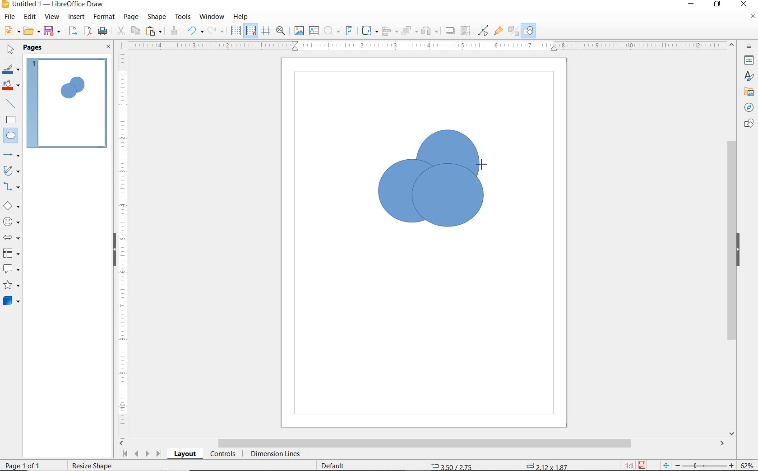 This screenshot has width=758, height=471. What do you see at coordinates (743, 3) in the screenshot?
I see `CLOSE` at bounding box center [743, 3].